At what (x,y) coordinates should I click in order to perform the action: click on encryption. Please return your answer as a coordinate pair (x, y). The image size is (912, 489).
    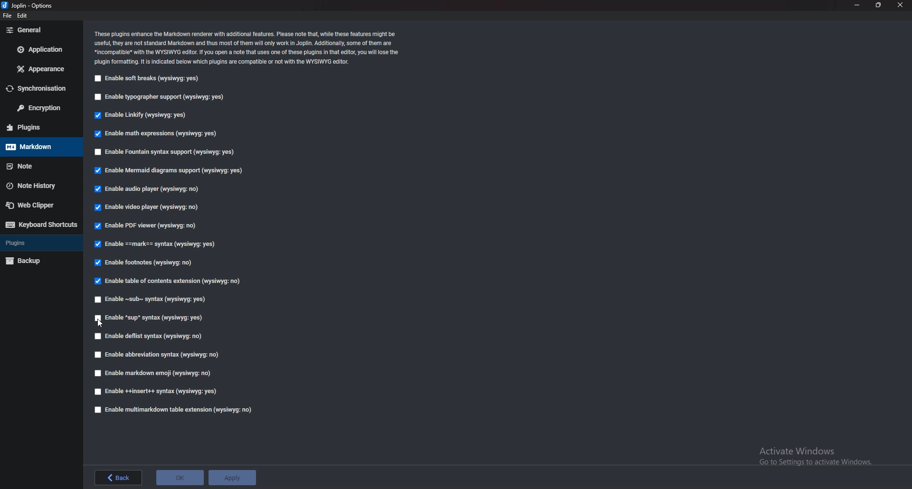
    Looking at the image, I should click on (38, 107).